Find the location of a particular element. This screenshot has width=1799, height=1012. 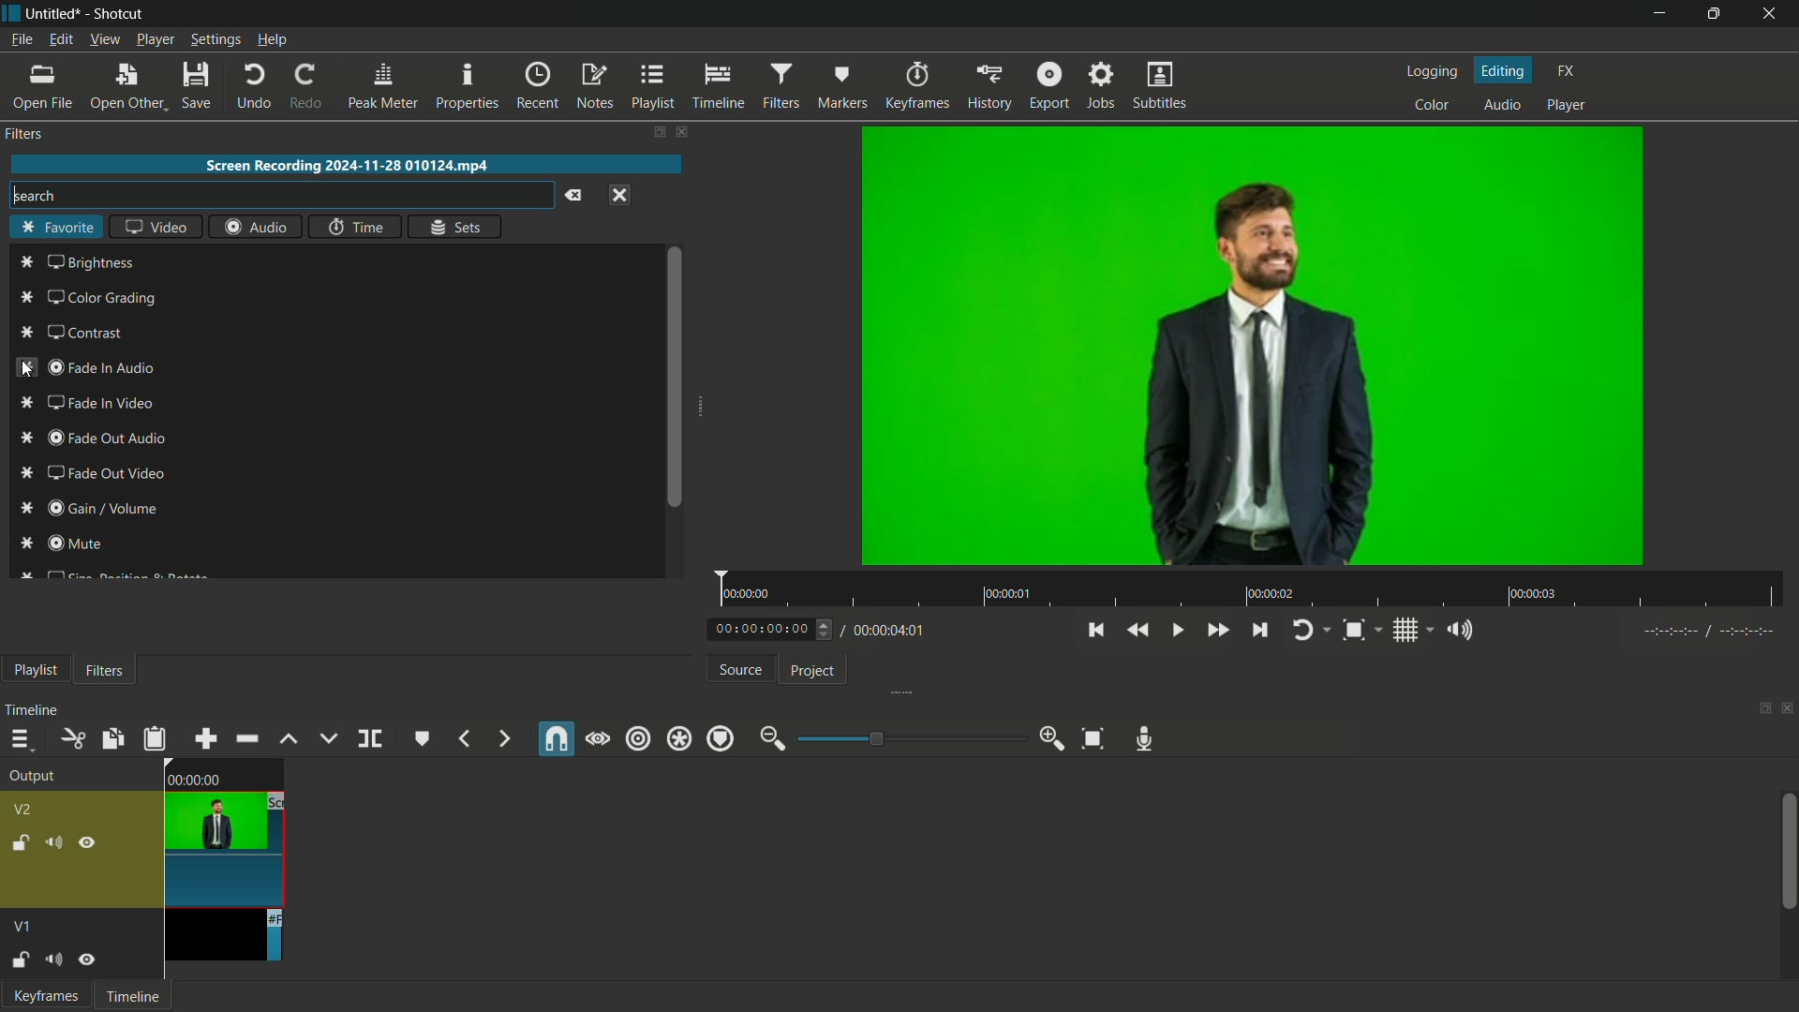

clear search is located at coordinates (572, 196).